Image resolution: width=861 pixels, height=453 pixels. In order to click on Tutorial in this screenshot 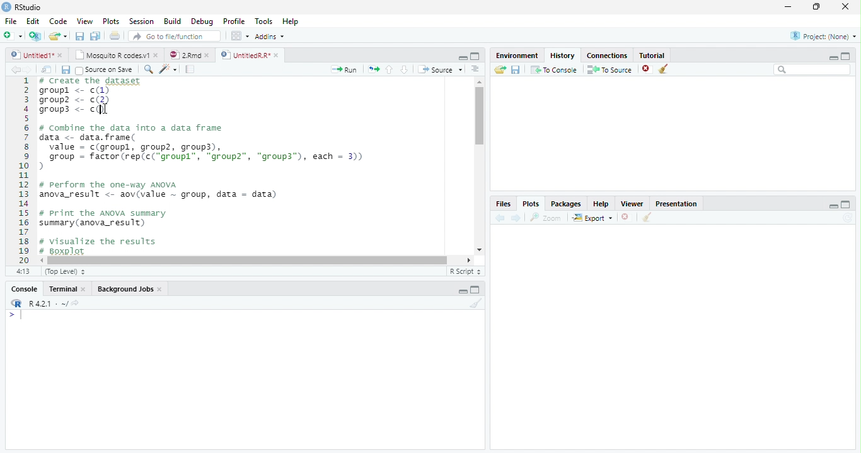, I will do `click(653, 54)`.